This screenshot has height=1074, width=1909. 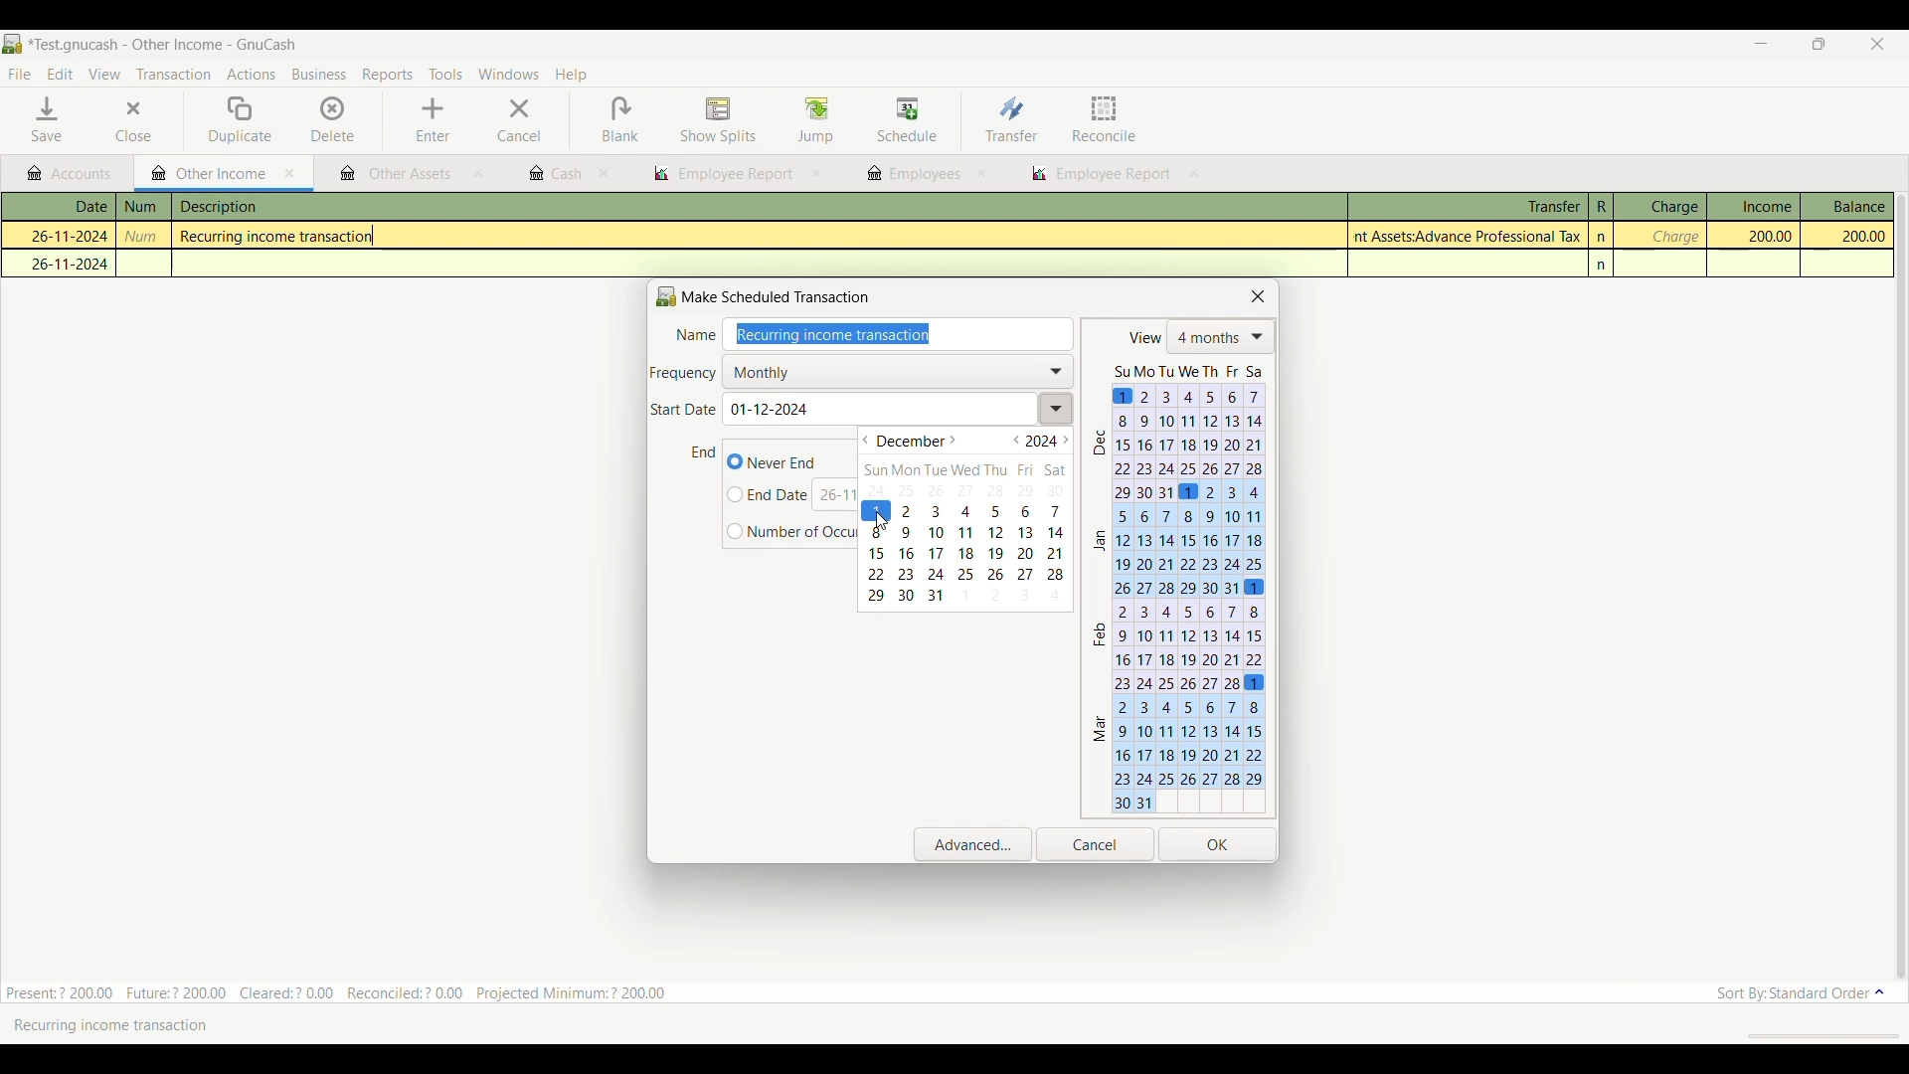 I want to click on Close scheduled , so click(x=1259, y=296).